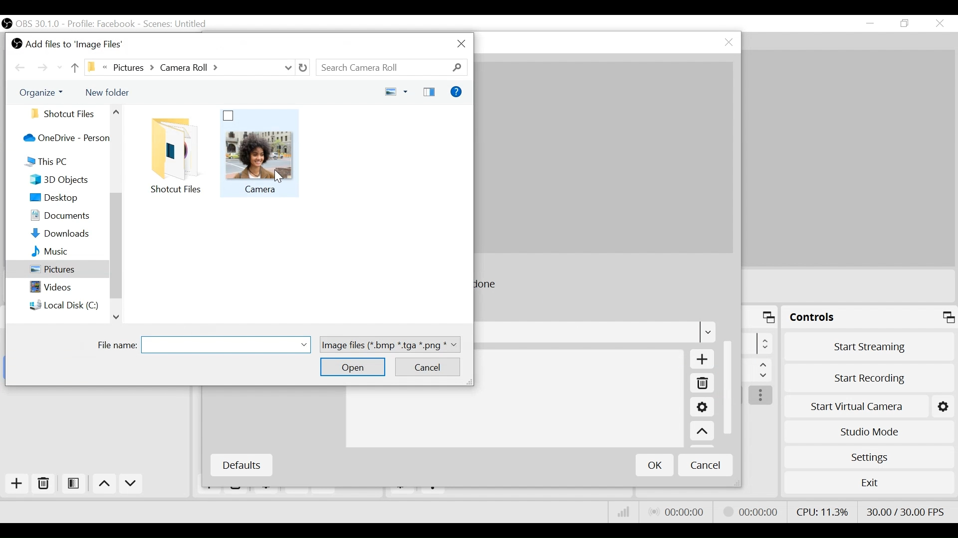 Image resolution: width=958 pixels, height=538 pixels. What do you see at coordinates (241, 465) in the screenshot?
I see `Defaults` at bounding box center [241, 465].